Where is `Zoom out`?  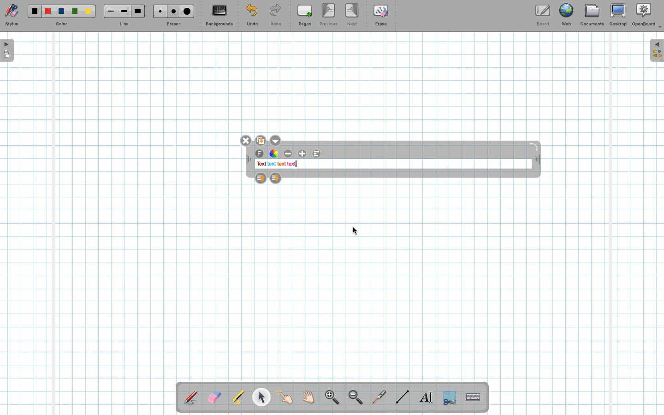
Zoom out is located at coordinates (356, 398).